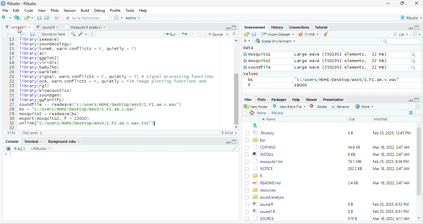 This screenshot has width=423, height=224. Describe the element at coordinates (247, 99) in the screenshot. I see `Files` at that location.